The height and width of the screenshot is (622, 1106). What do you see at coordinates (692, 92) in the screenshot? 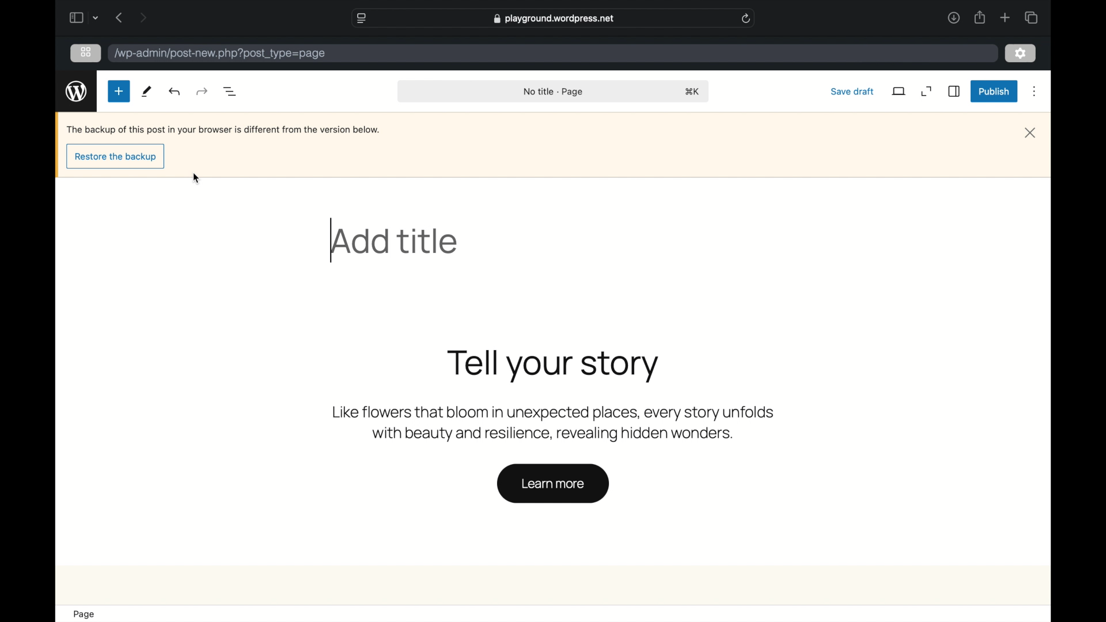
I see `shortcut` at bounding box center [692, 92].